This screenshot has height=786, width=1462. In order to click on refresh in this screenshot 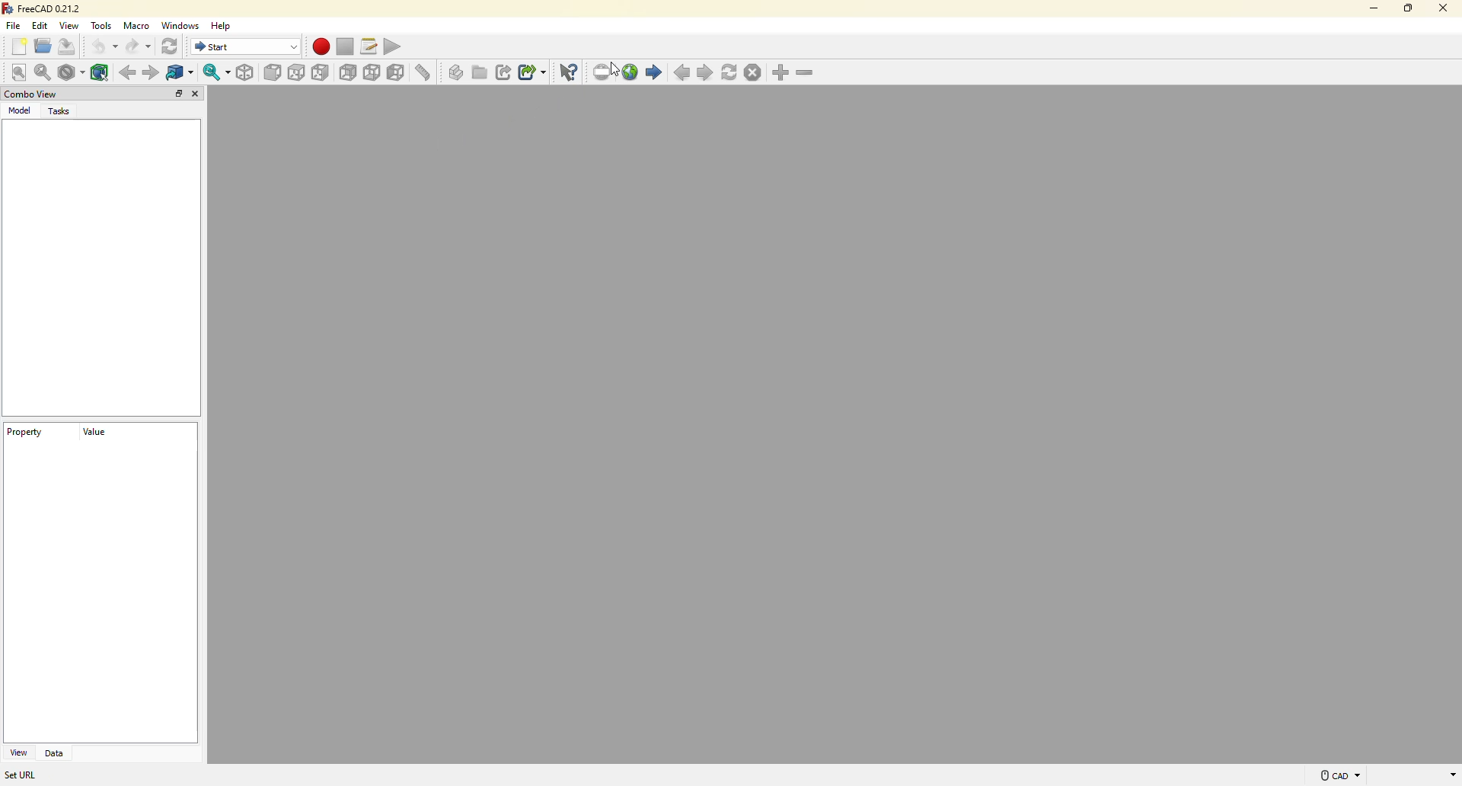, I will do `click(172, 47)`.